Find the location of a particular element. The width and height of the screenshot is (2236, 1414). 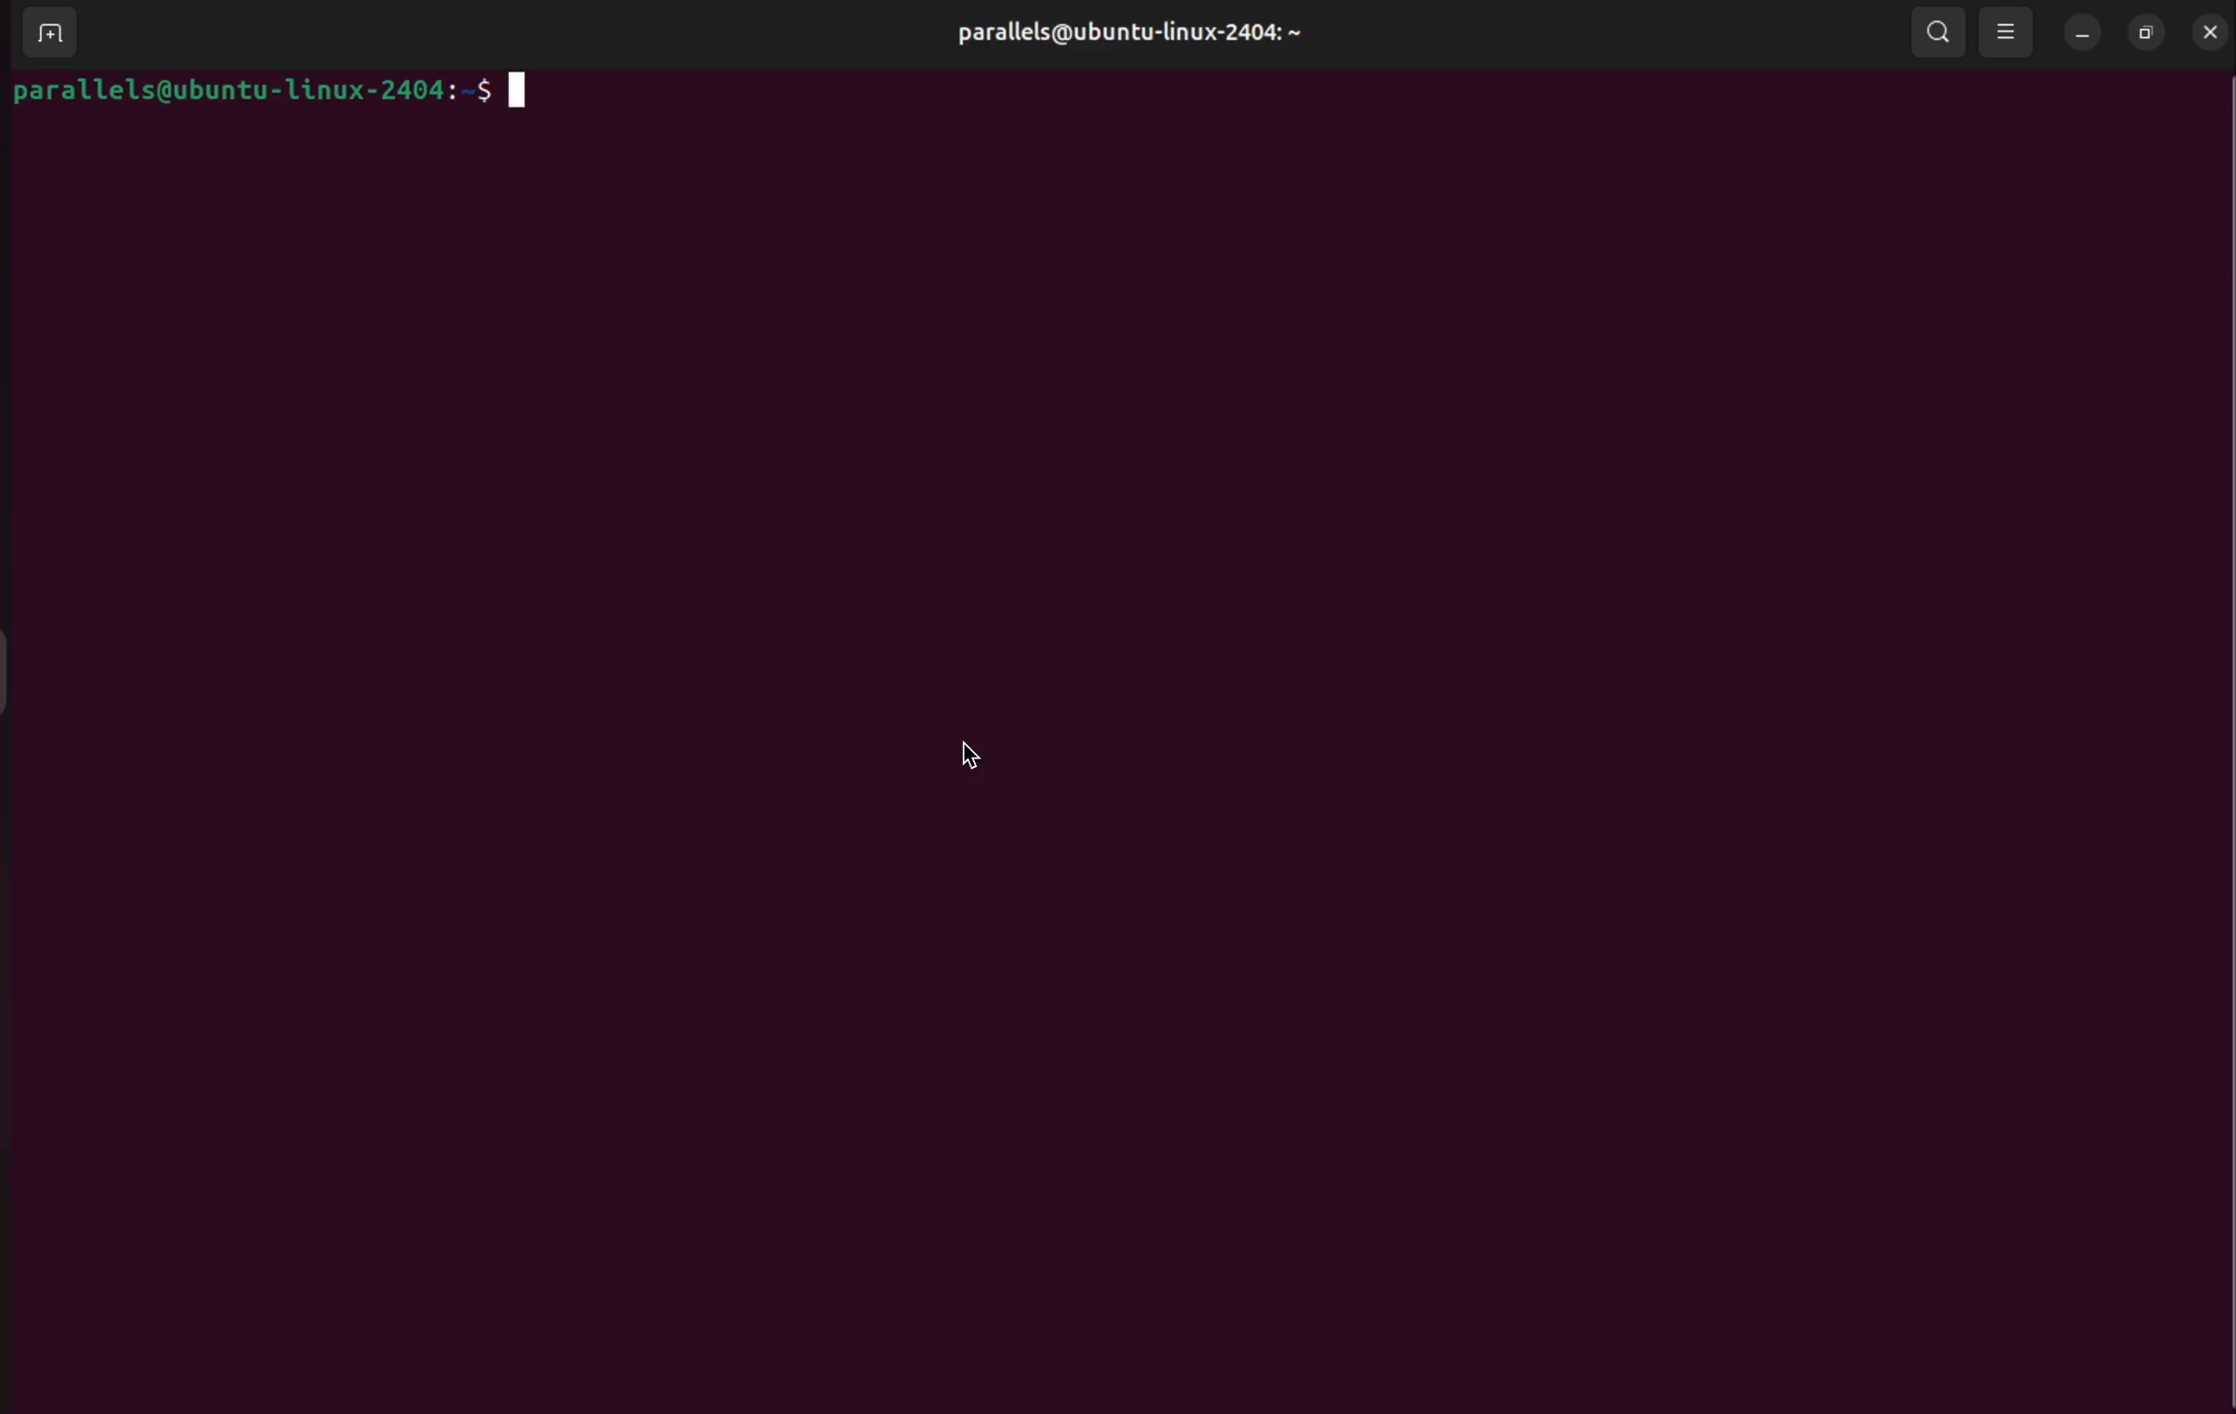

parallels is located at coordinates (1137, 33).